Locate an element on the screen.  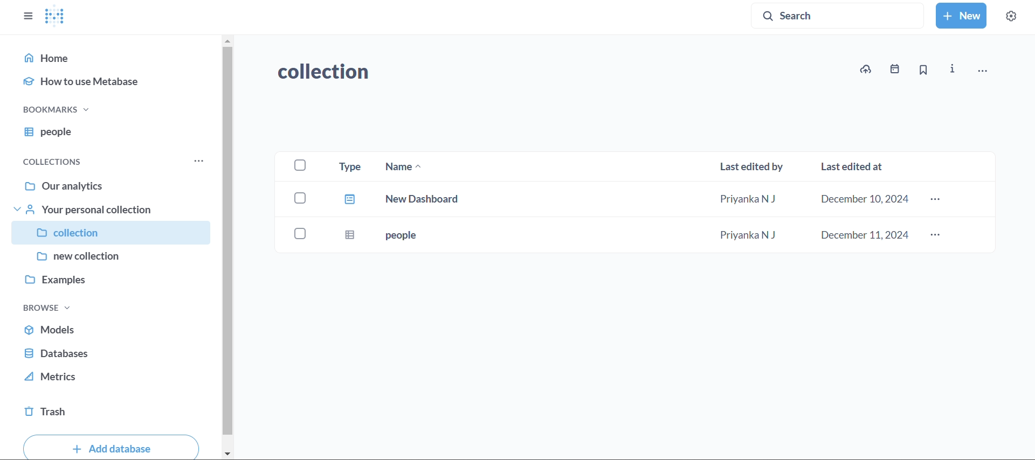
collection is located at coordinates (105, 234).